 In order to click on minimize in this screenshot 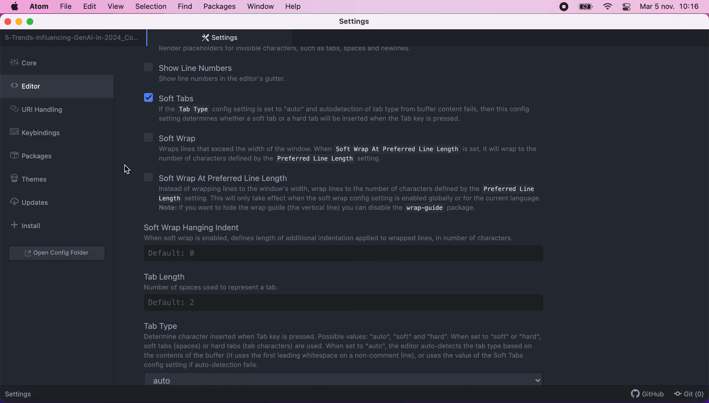, I will do `click(19, 22)`.